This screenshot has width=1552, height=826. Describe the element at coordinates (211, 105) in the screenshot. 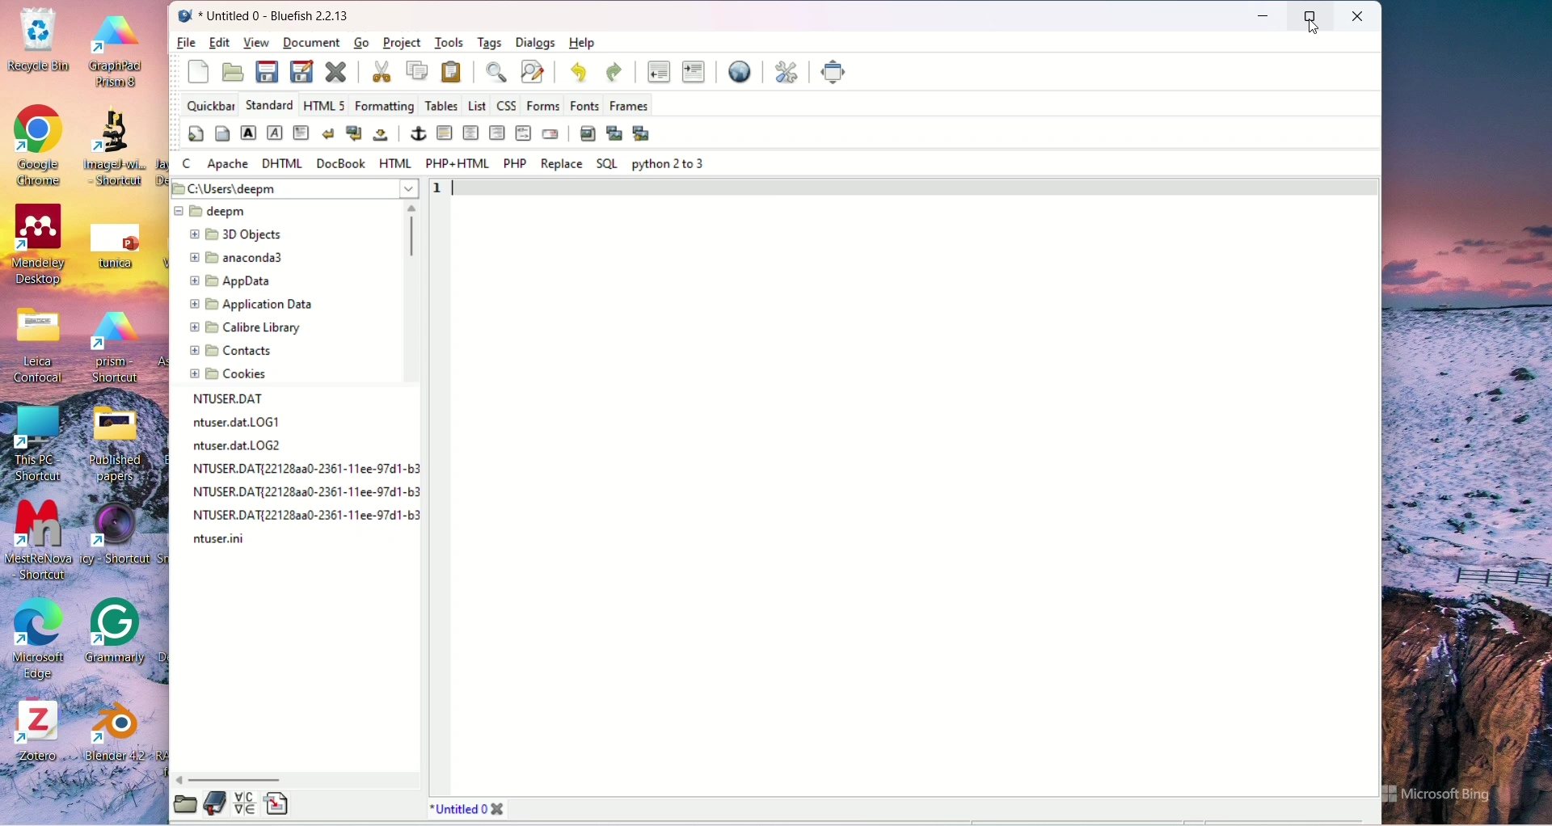

I see `quickbar` at that location.